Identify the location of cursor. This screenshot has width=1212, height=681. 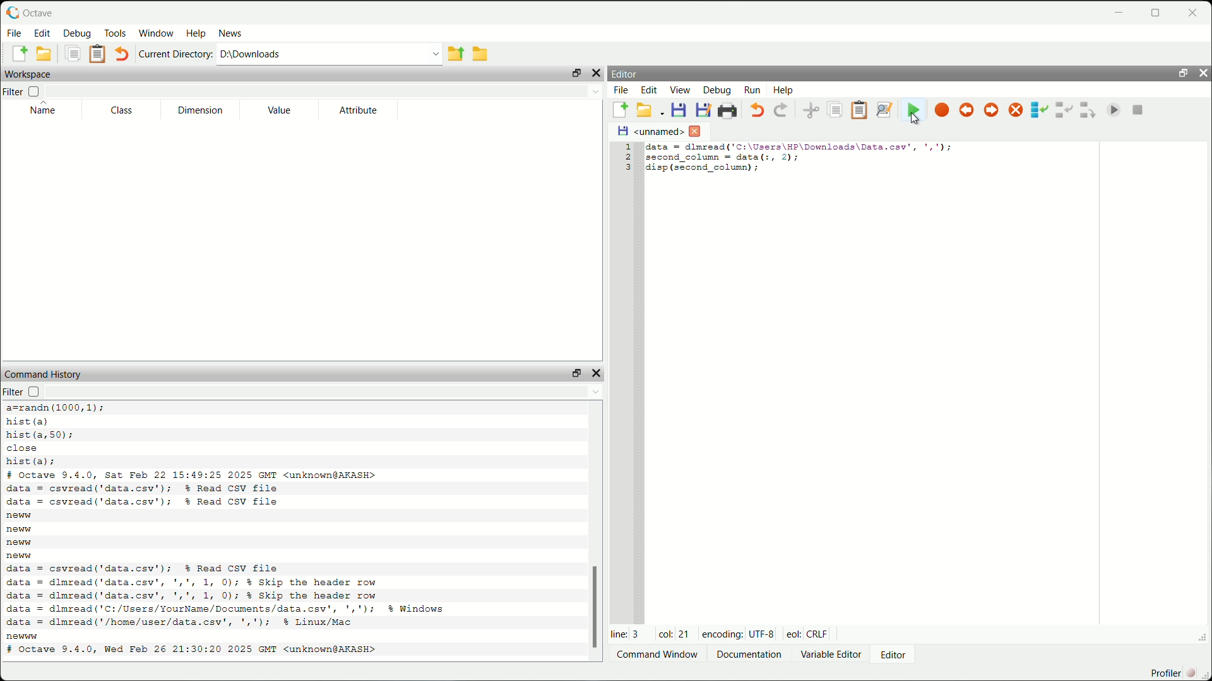
(915, 120).